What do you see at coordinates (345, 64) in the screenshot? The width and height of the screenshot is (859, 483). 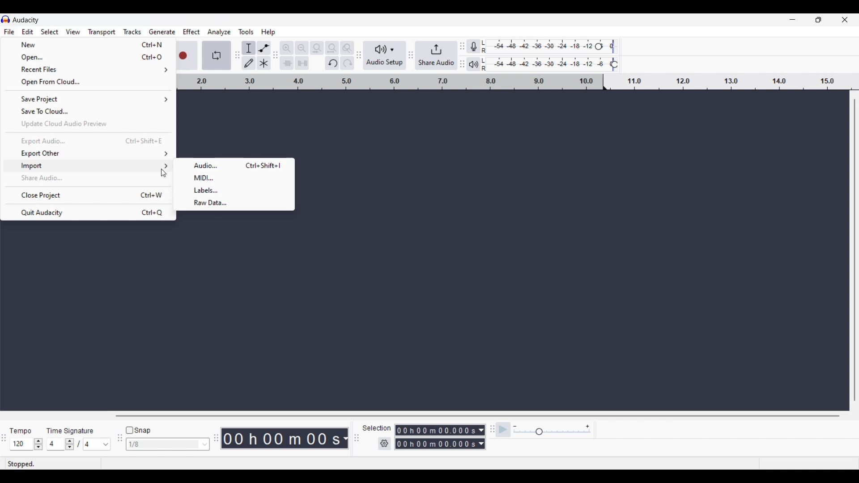 I see `Redo` at bounding box center [345, 64].